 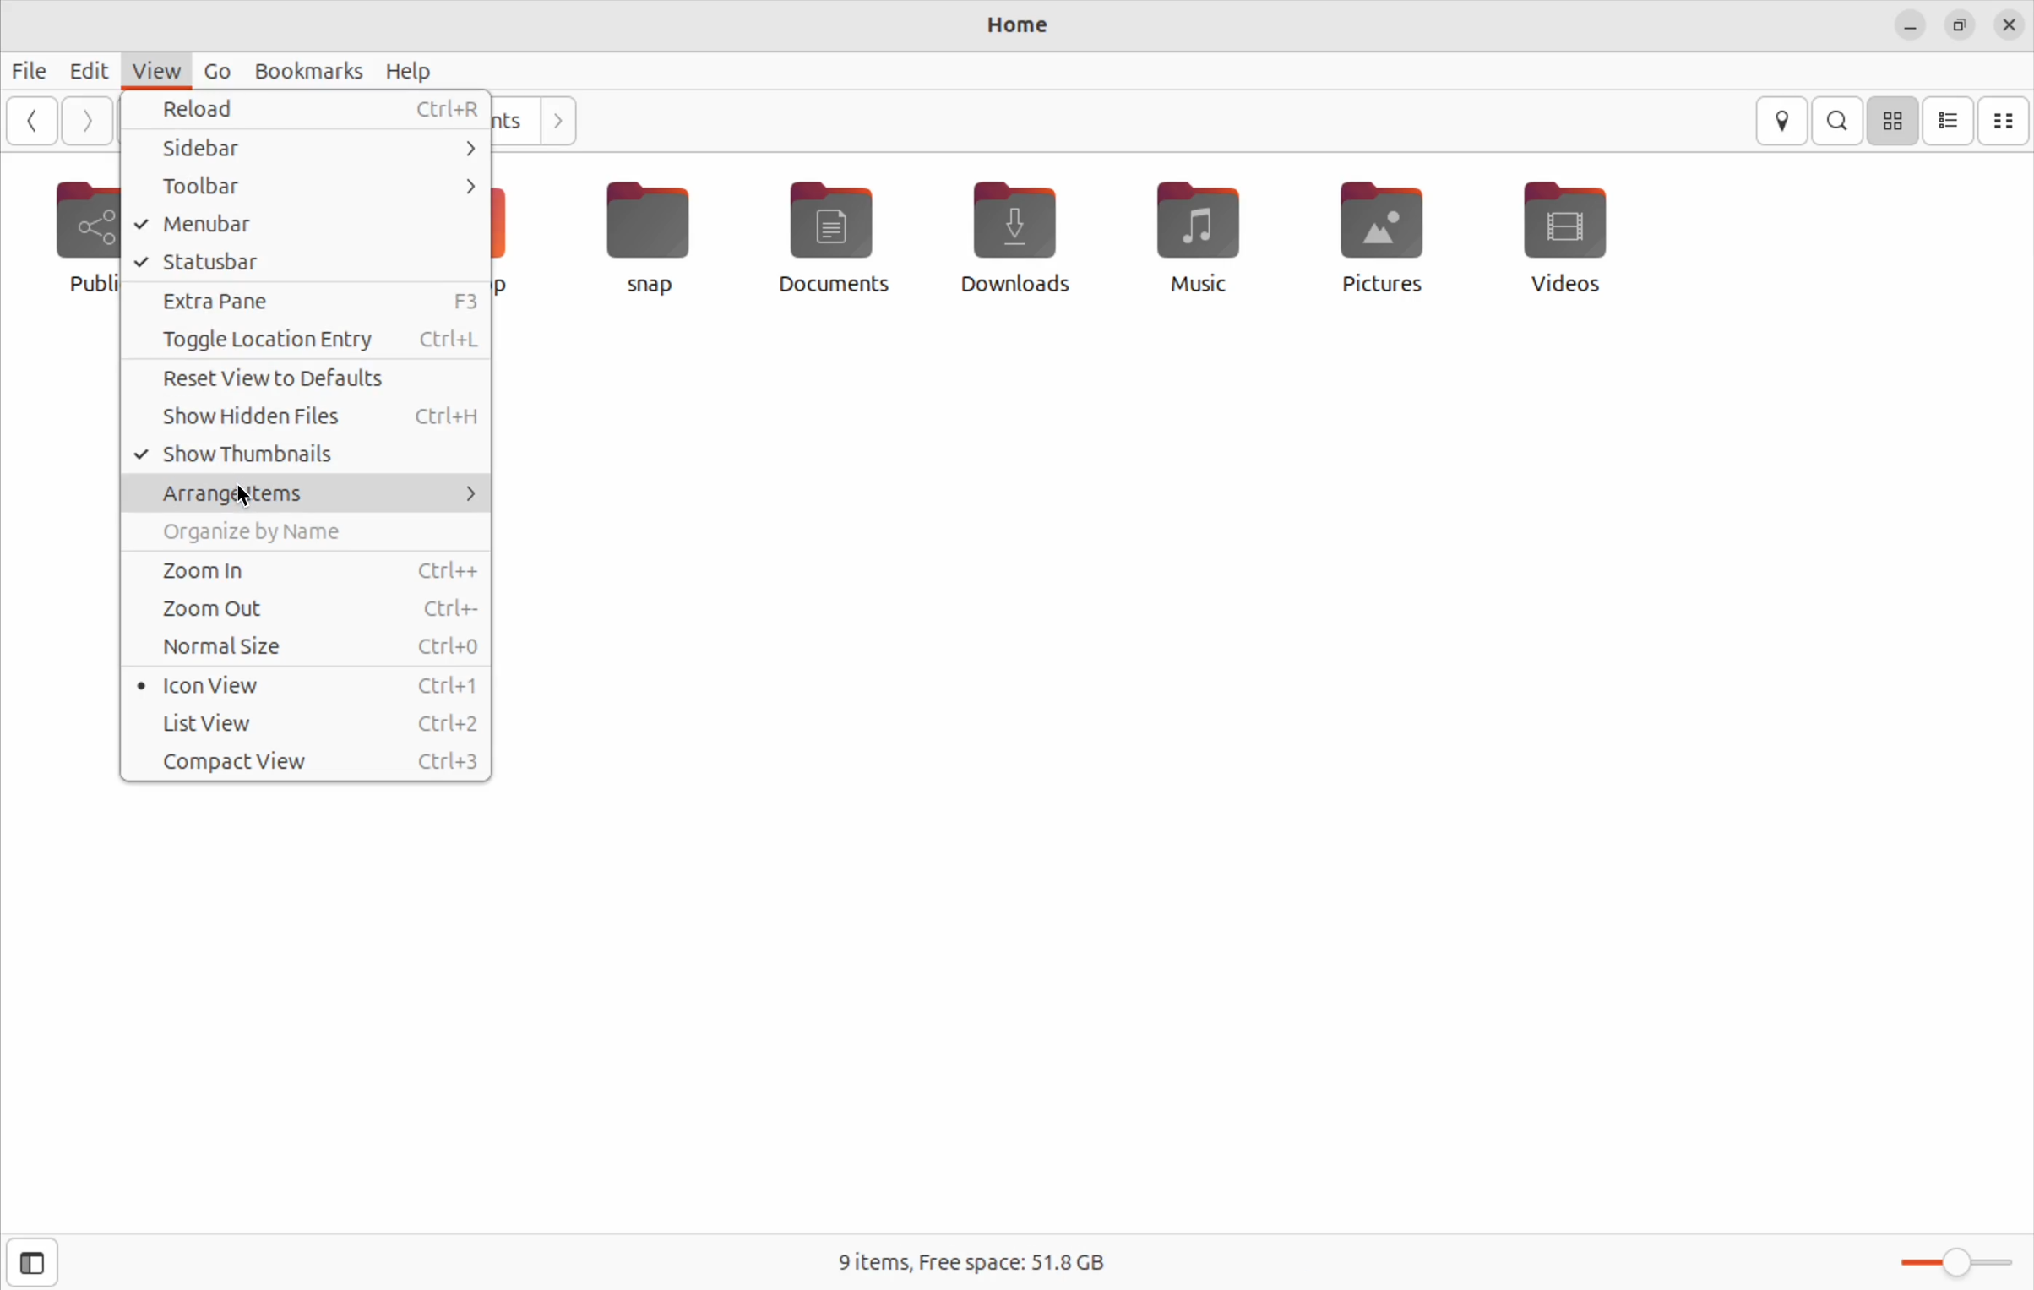 I want to click on bookmarks, so click(x=306, y=69).